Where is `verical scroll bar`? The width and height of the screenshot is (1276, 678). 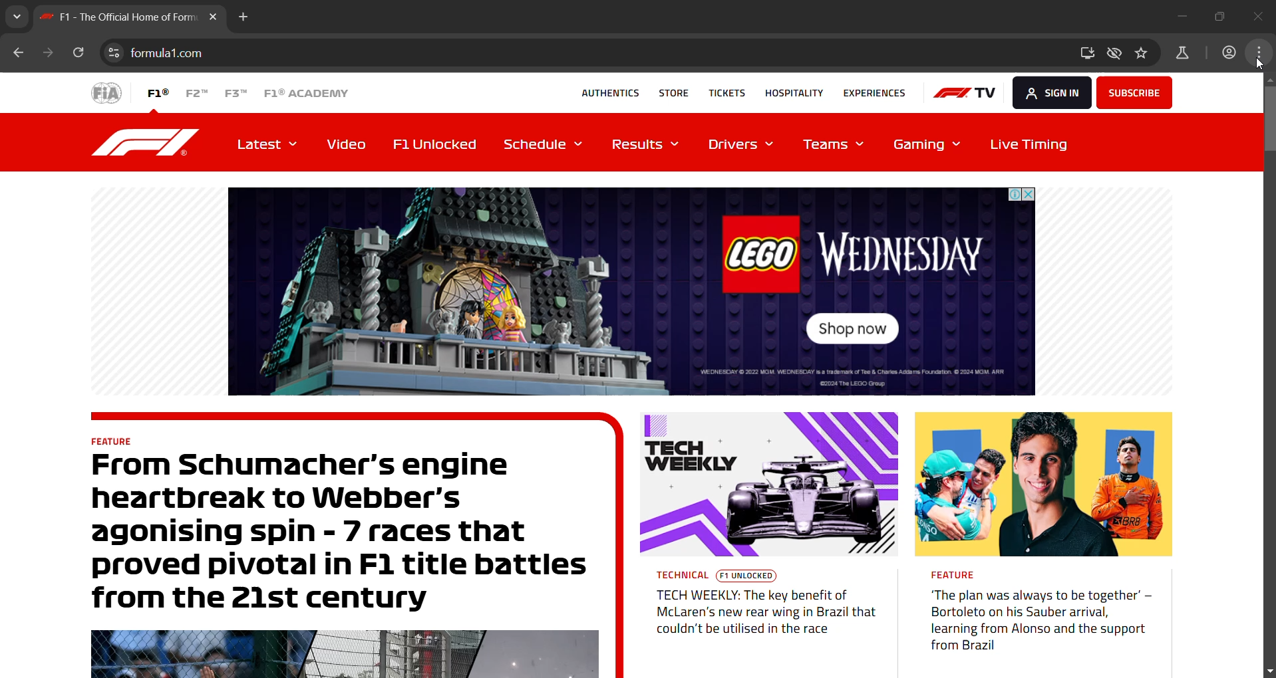 verical scroll bar is located at coordinates (1268, 120).